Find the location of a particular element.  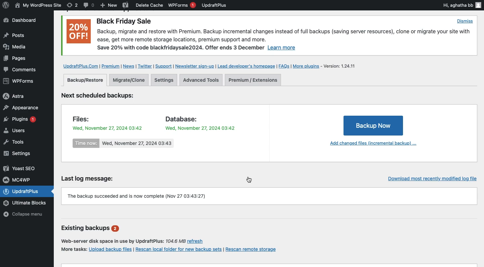

Add changed files (incremental backup)... is located at coordinates (371, 144).